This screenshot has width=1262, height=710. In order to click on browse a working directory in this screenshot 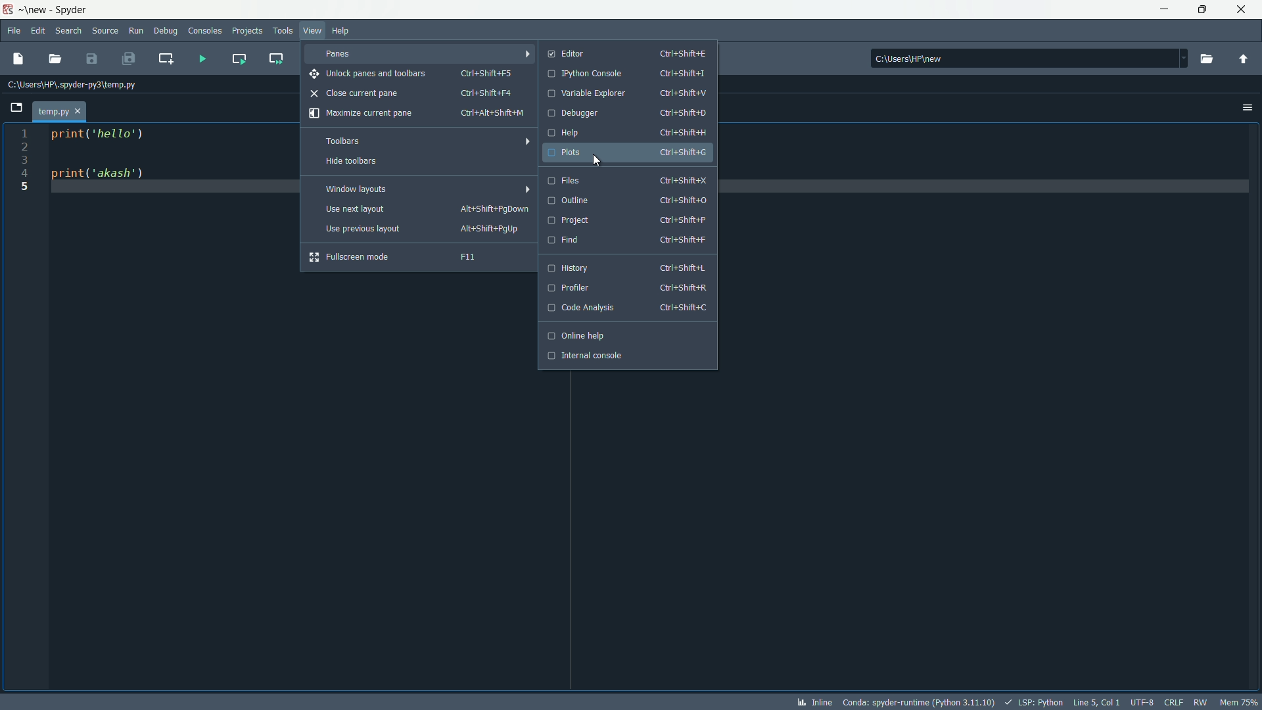, I will do `click(1209, 59)`.